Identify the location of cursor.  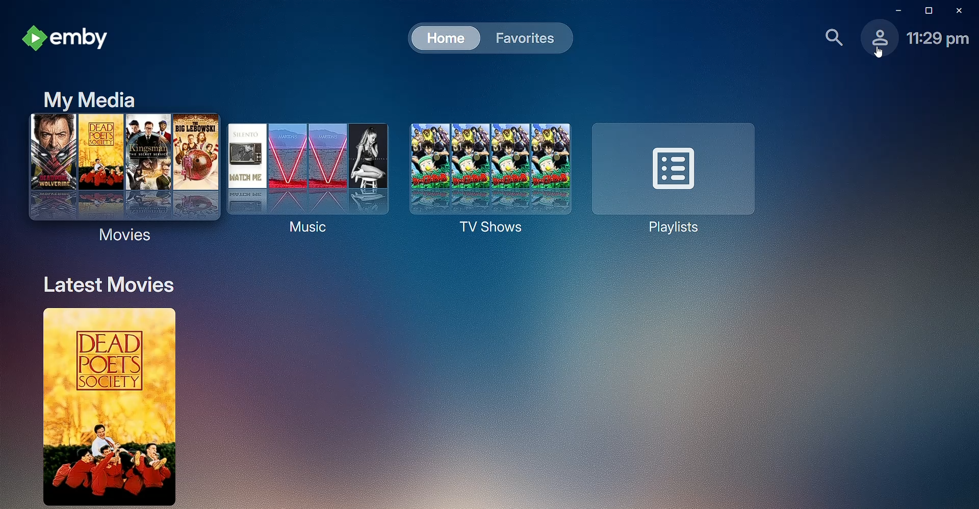
(878, 53).